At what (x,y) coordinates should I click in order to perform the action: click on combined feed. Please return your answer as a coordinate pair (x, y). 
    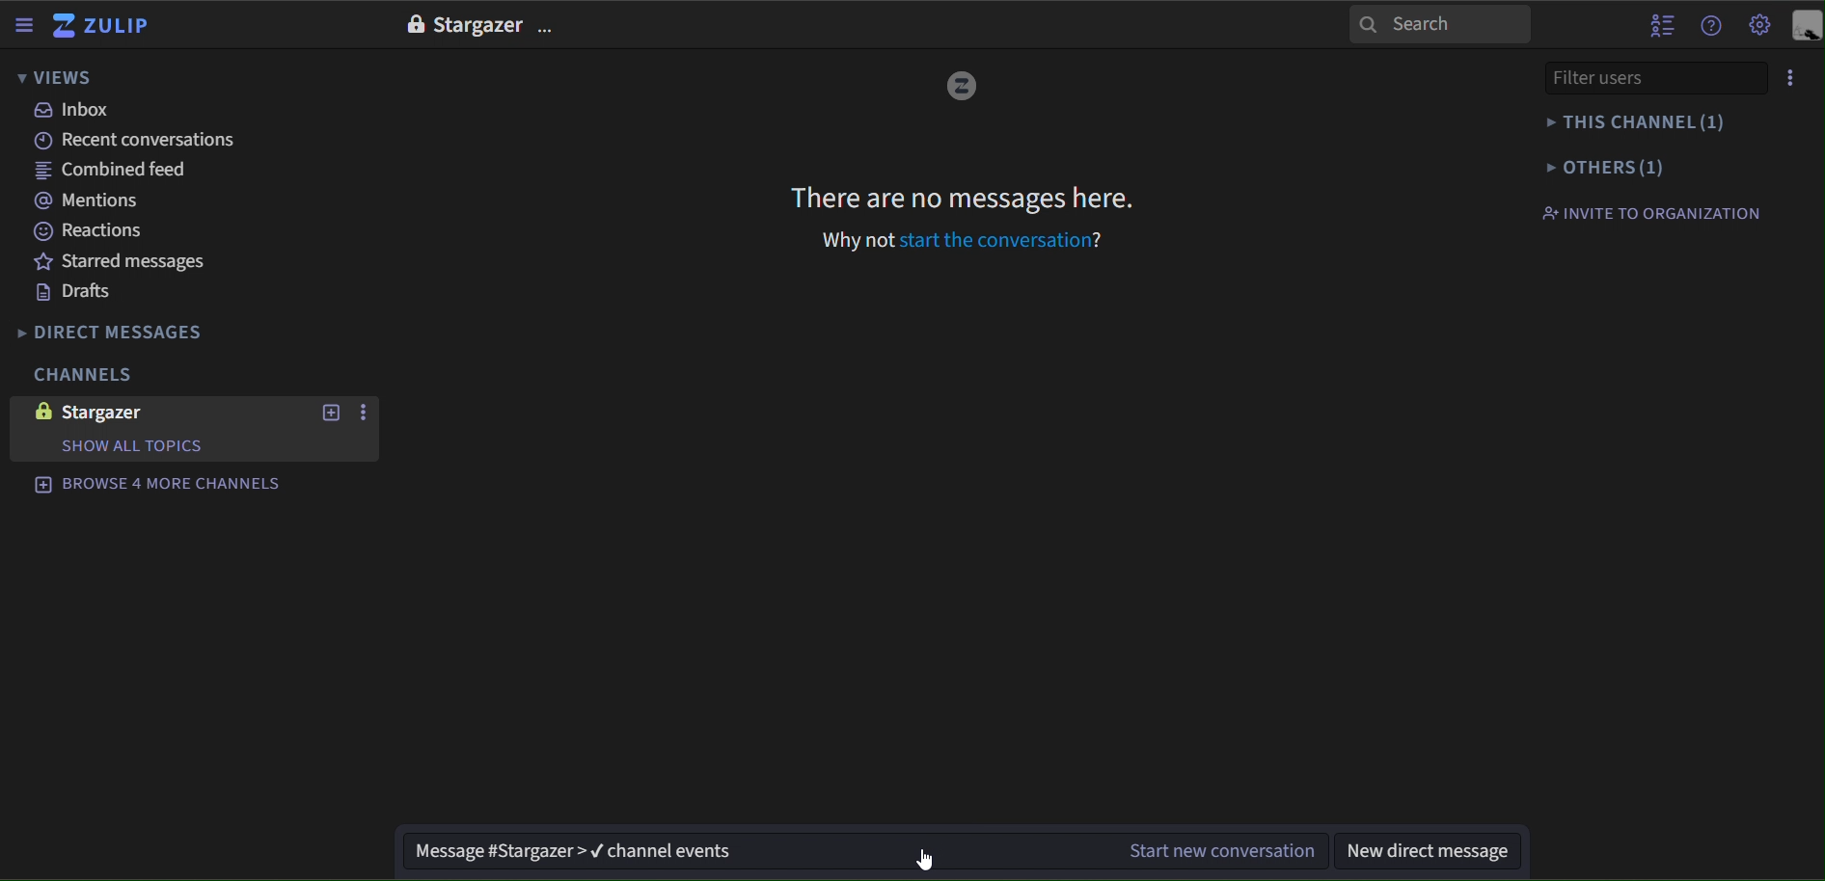
    Looking at the image, I should click on (119, 174).